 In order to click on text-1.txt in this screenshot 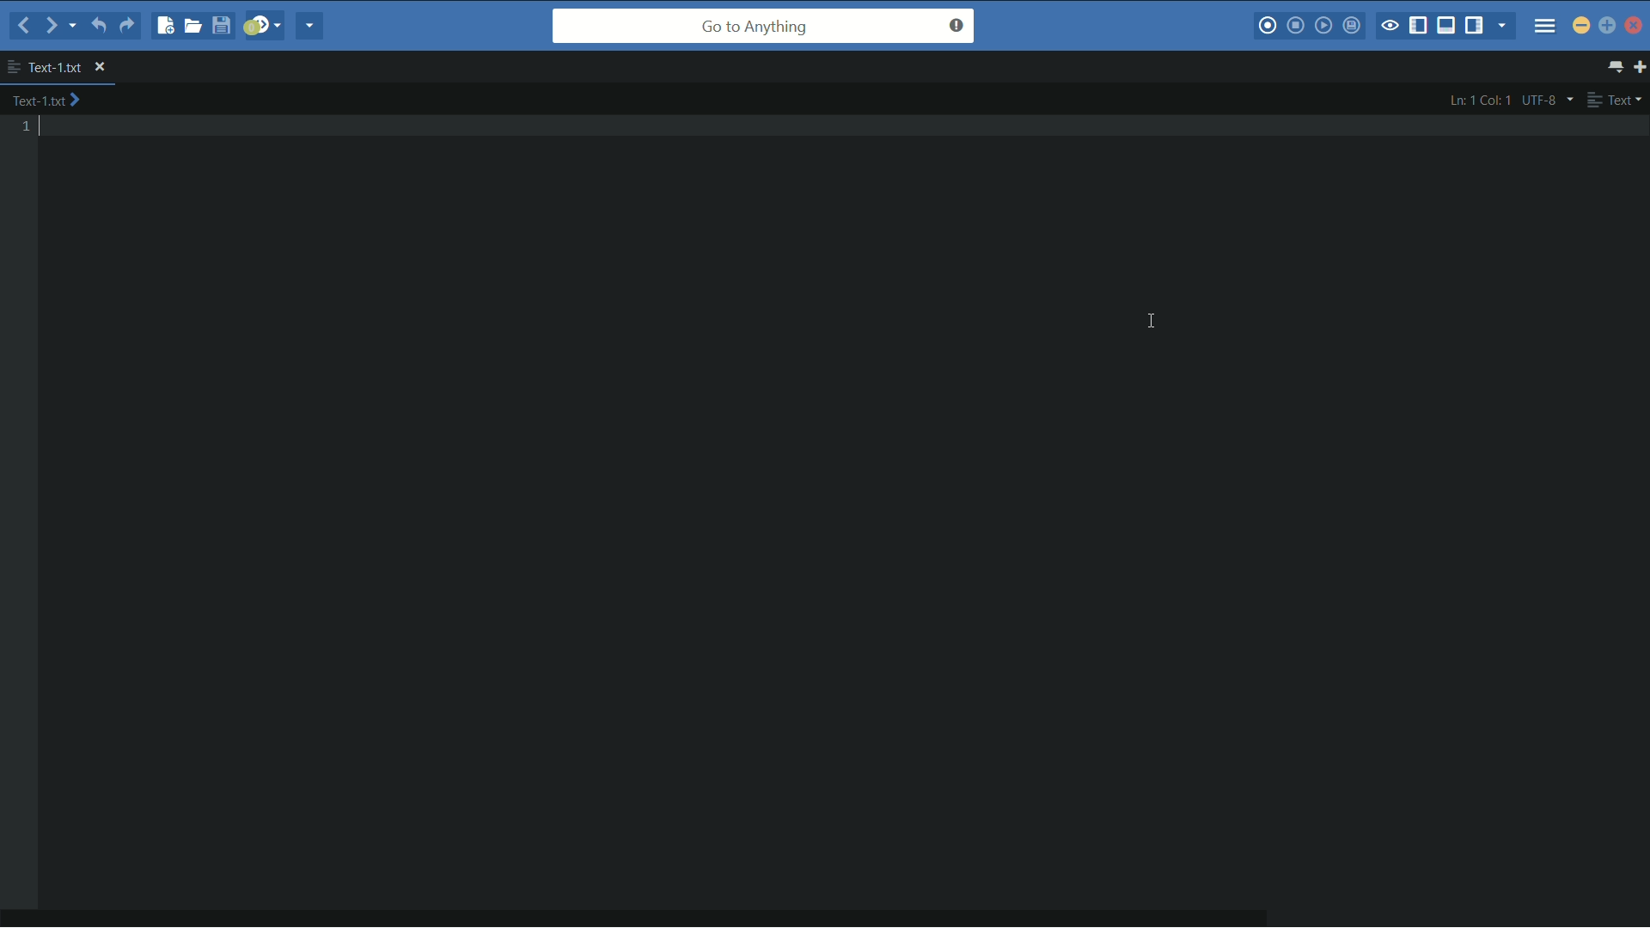, I will do `click(53, 101)`.